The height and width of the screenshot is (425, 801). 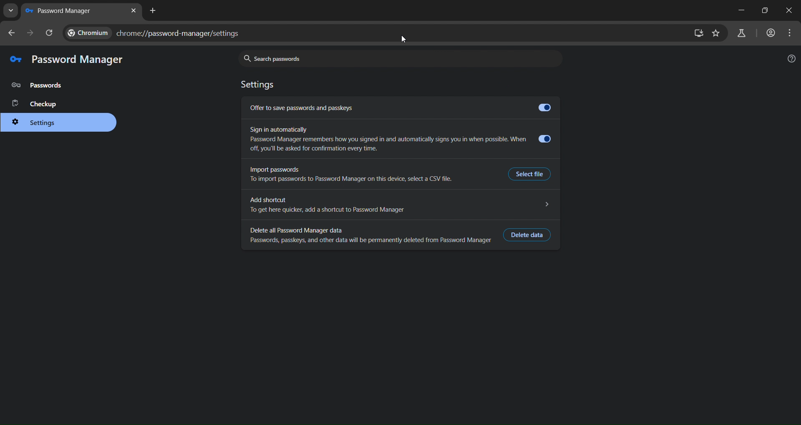 What do you see at coordinates (153, 11) in the screenshot?
I see `new tab` at bounding box center [153, 11].